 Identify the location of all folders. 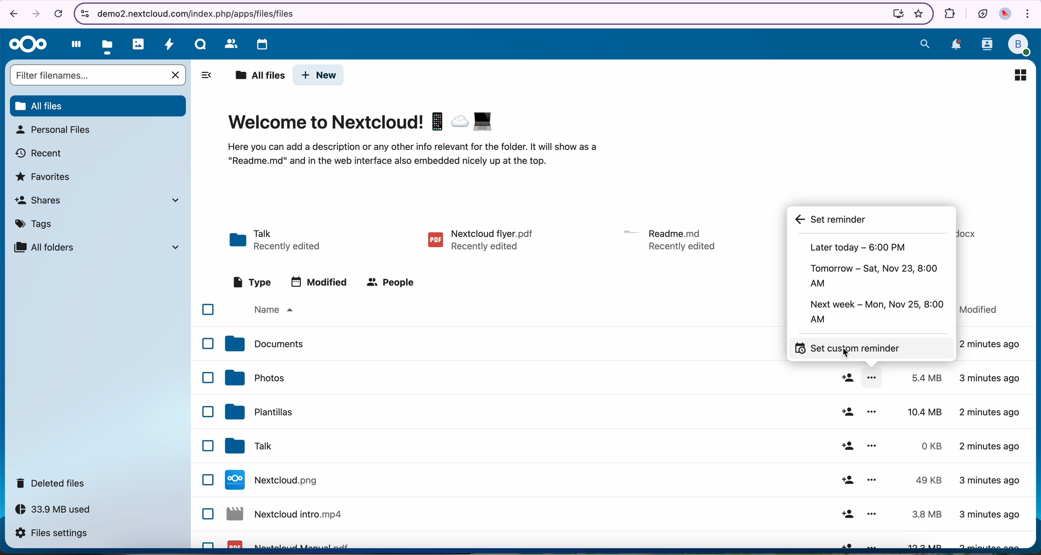
(100, 247).